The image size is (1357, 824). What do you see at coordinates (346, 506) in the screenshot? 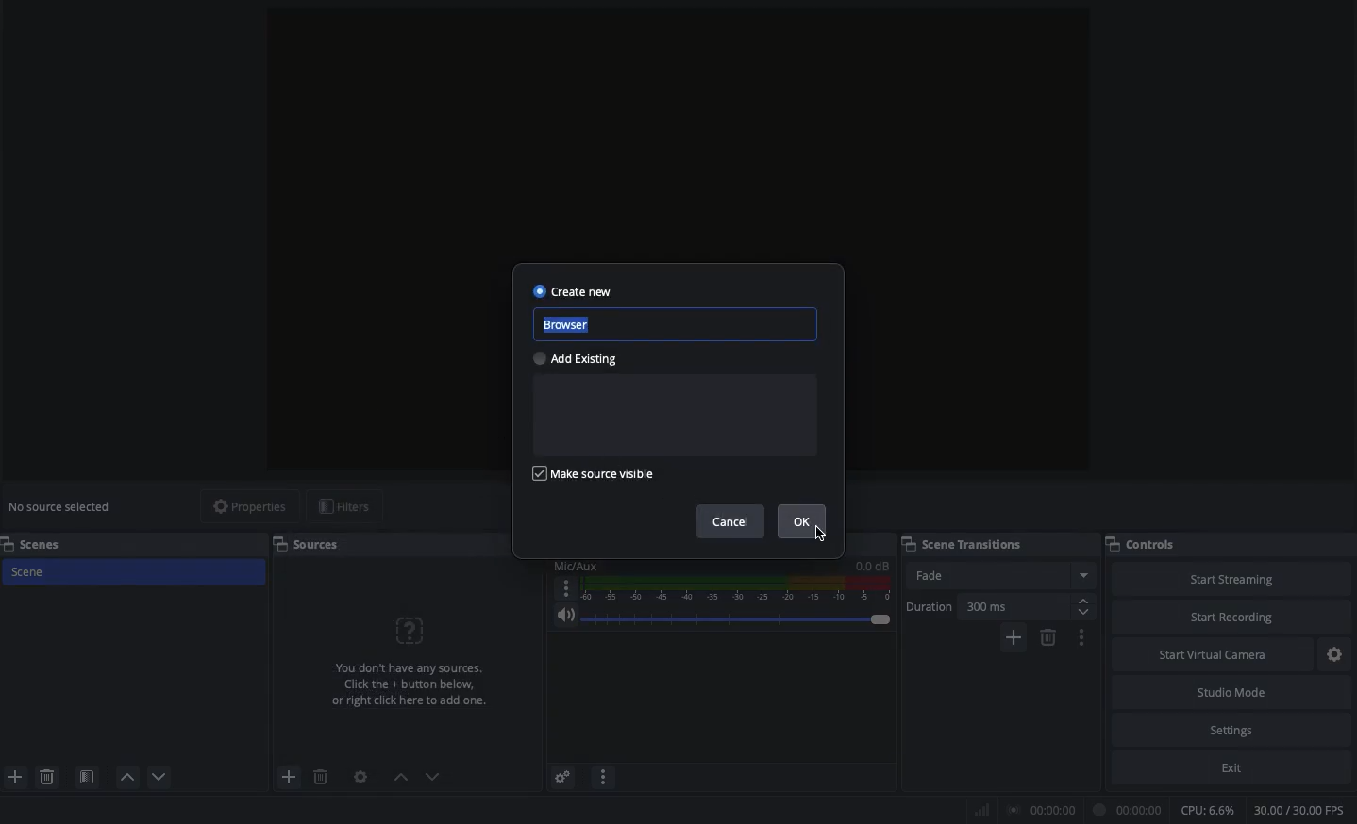
I see `Filters` at bounding box center [346, 506].